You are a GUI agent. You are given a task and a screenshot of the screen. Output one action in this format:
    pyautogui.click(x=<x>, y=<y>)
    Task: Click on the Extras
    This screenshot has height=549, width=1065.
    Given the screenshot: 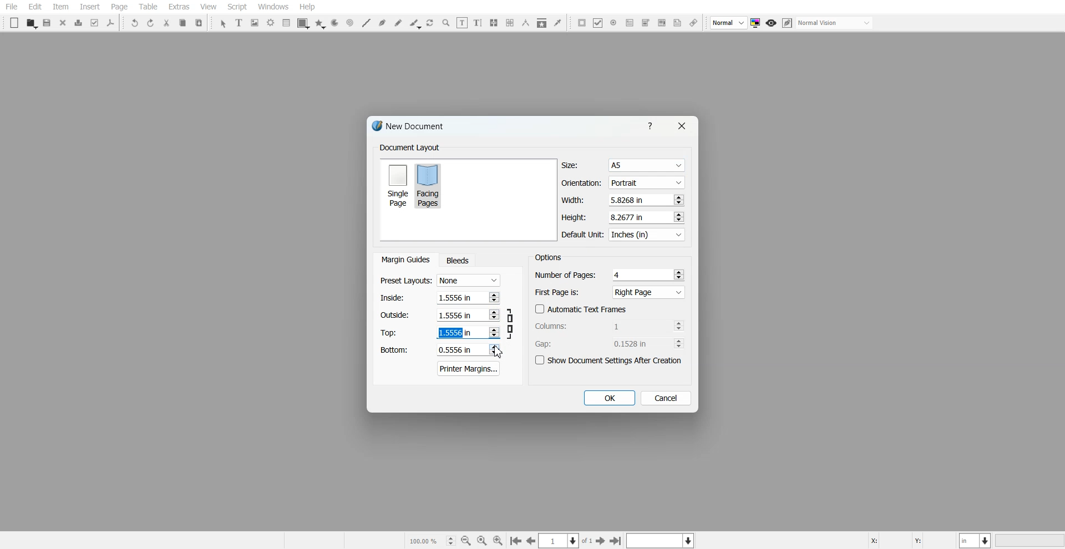 What is the action you would take?
    pyautogui.click(x=179, y=7)
    